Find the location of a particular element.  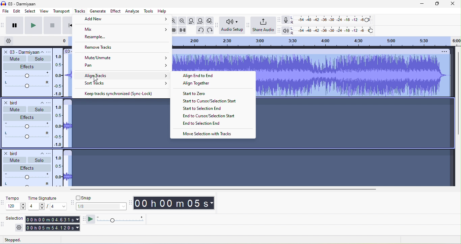

undo is located at coordinates (199, 30).